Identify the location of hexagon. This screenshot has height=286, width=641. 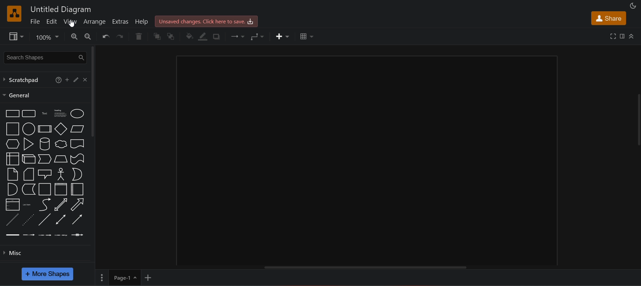
(13, 144).